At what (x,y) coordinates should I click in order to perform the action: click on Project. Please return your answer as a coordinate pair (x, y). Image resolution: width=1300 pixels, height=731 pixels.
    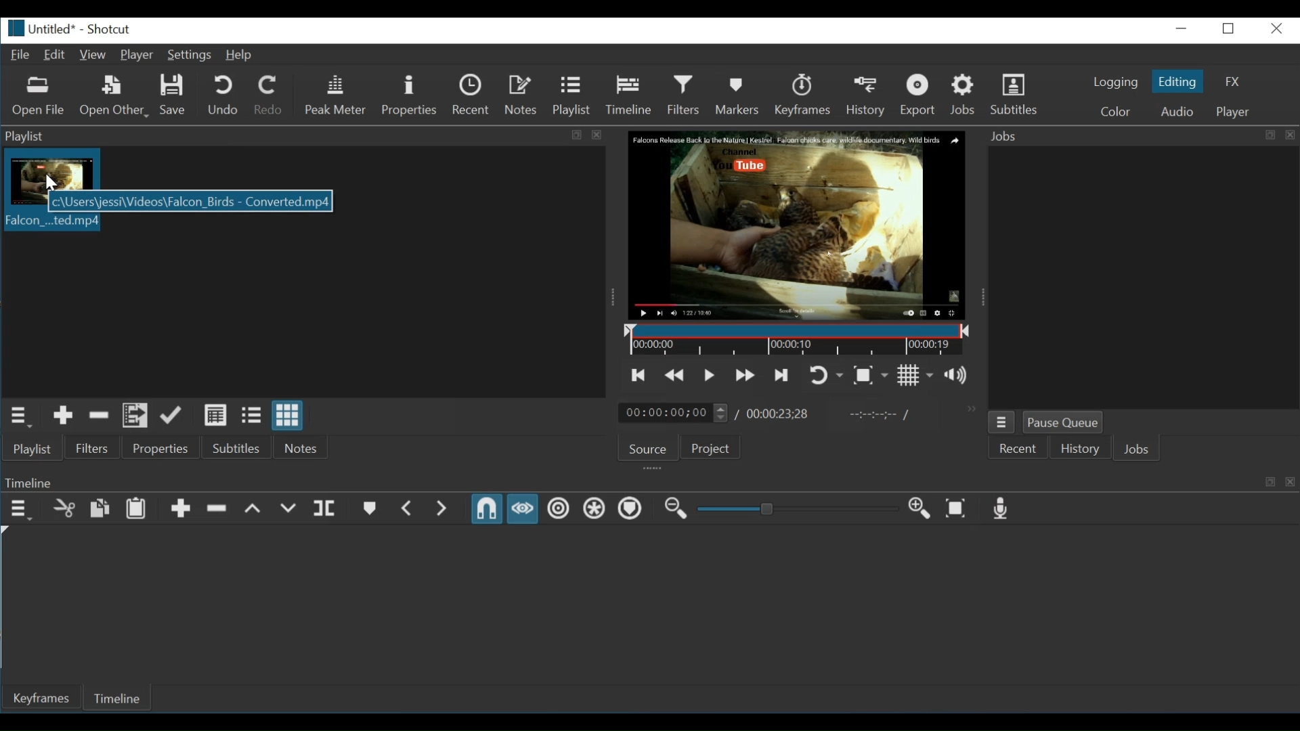
    Looking at the image, I should click on (714, 448).